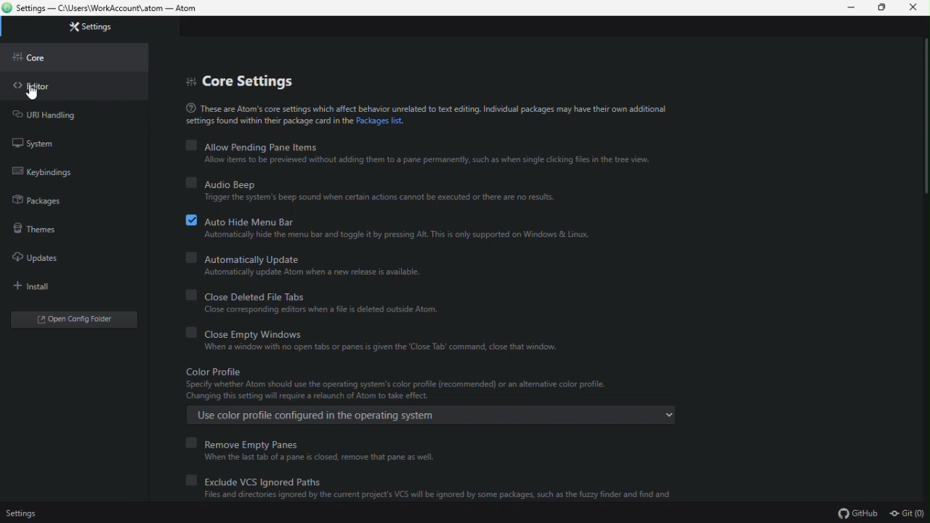  I want to click on off, so click(187, 145).